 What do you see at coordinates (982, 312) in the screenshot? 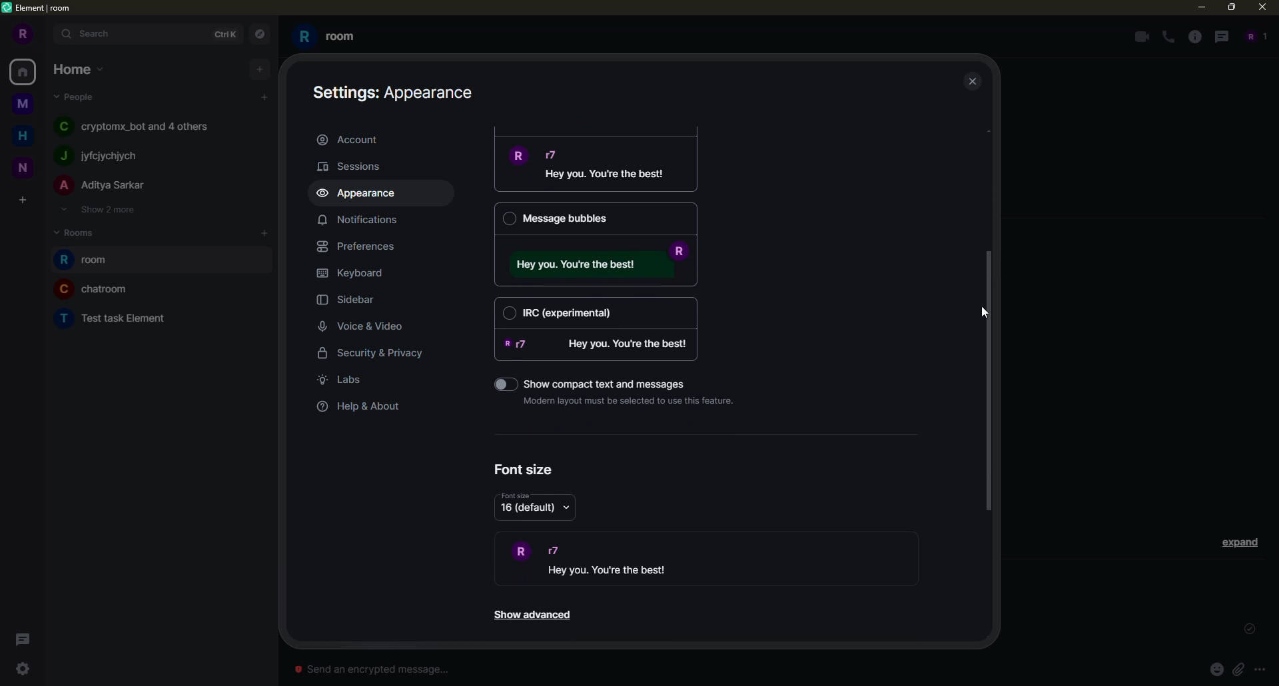
I see `cursor` at bounding box center [982, 312].